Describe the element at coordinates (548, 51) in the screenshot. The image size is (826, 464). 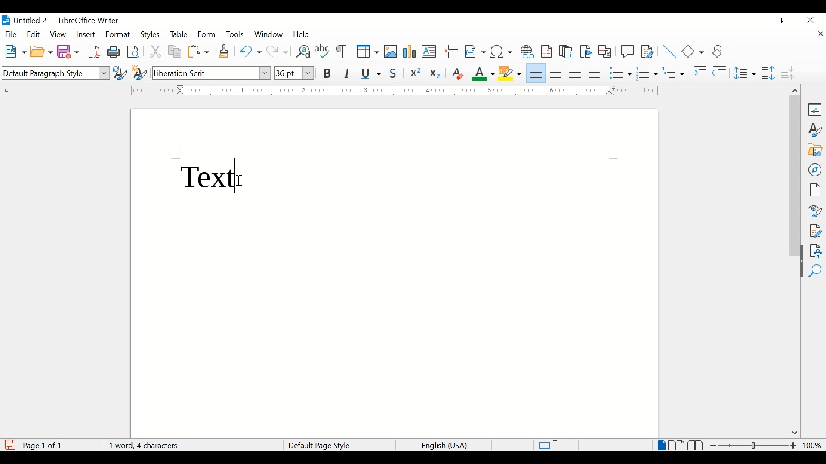
I see `insert footnote` at that location.